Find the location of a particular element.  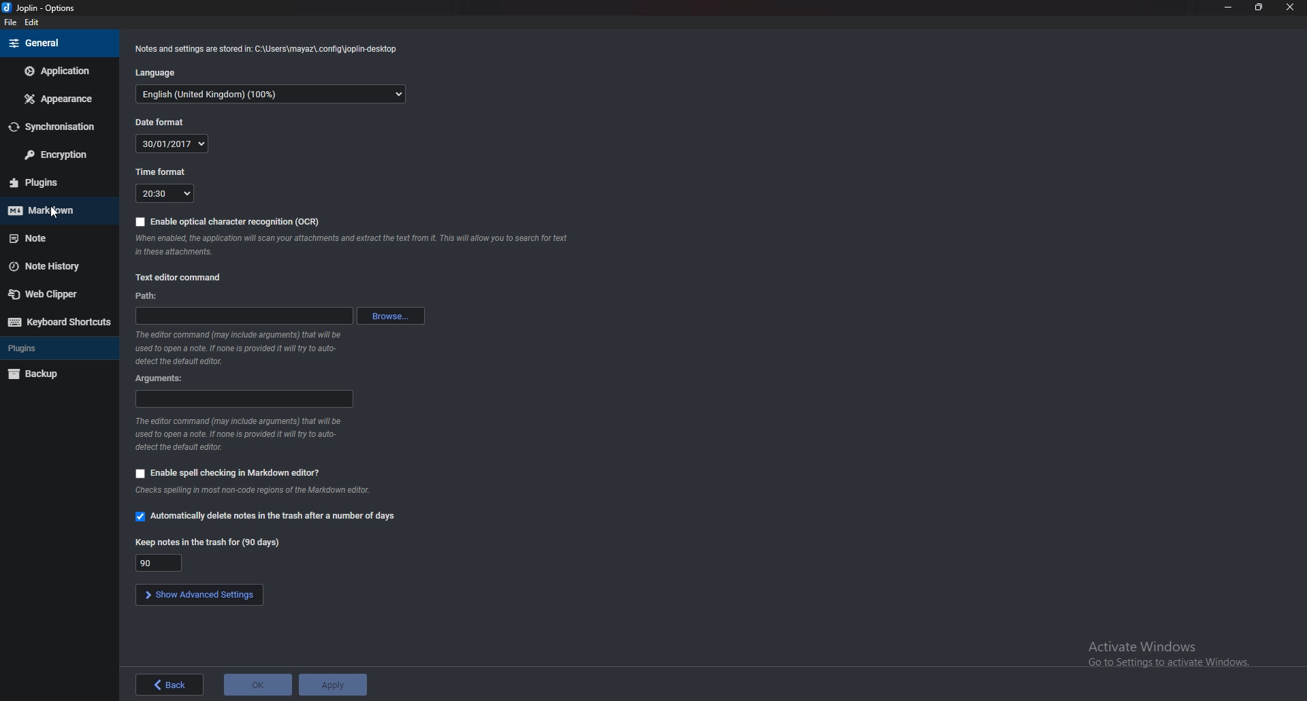

browse is located at coordinates (396, 317).